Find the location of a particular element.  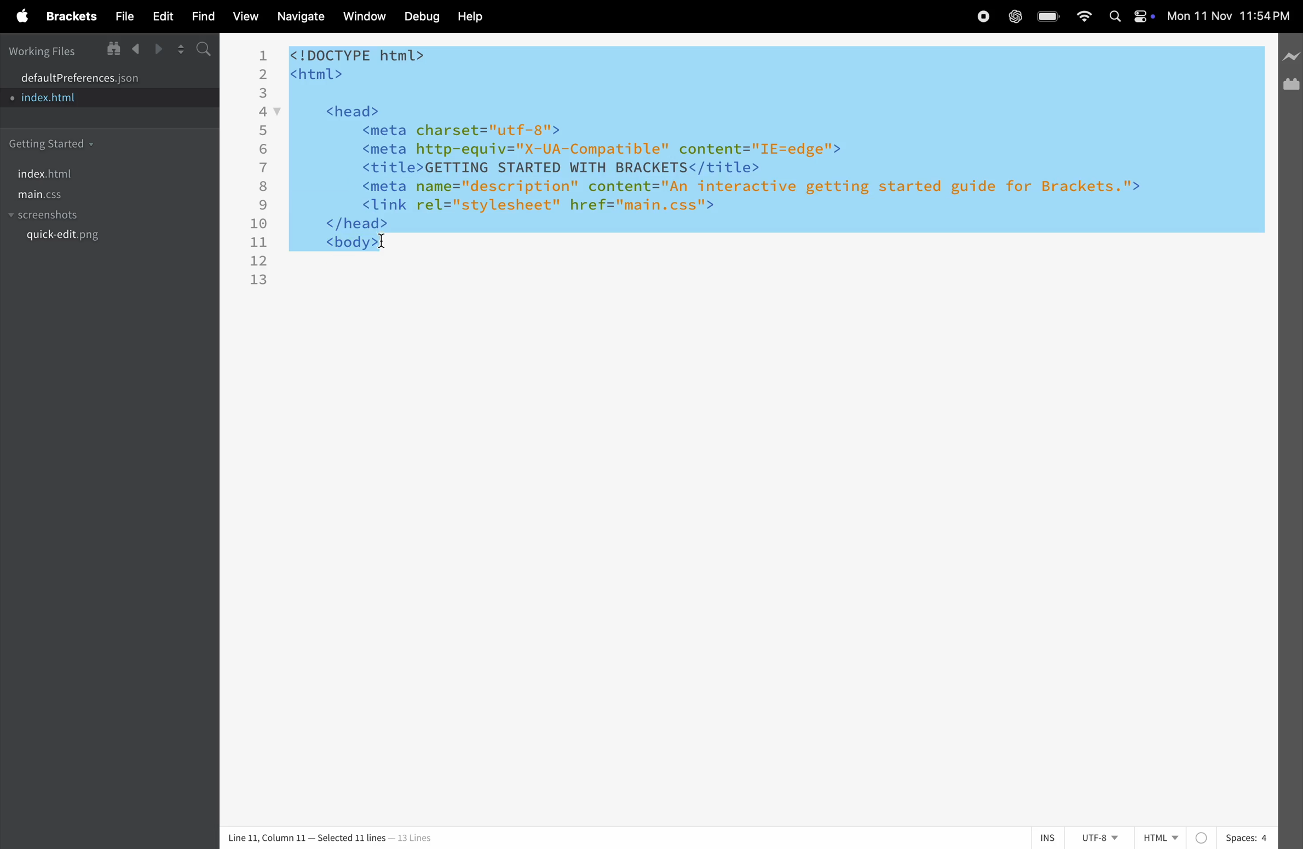

chatgpt is located at coordinates (1015, 16).